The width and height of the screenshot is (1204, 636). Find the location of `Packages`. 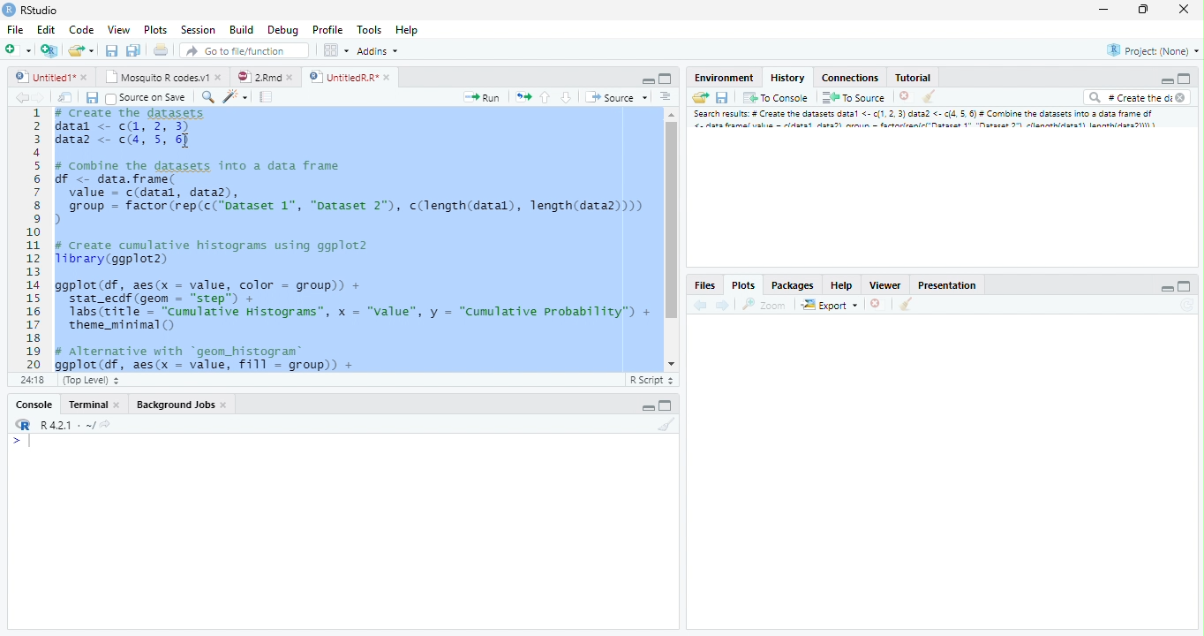

Packages is located at coordinates (793, 284).